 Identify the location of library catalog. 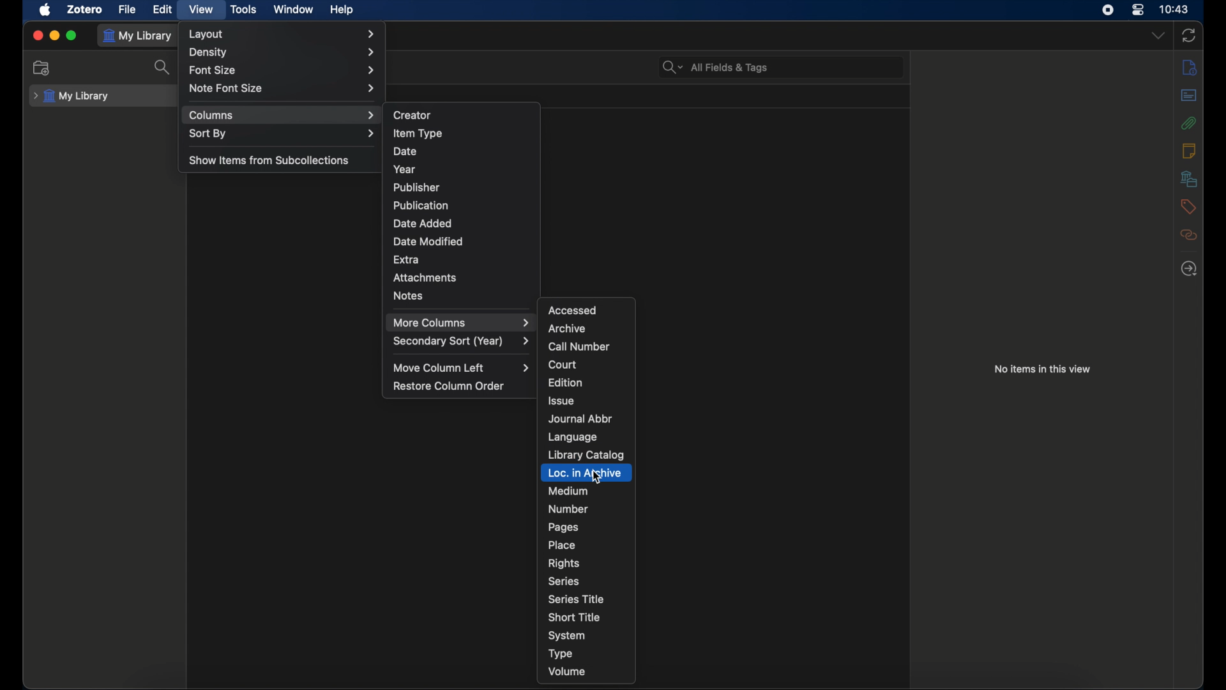
(586, 455).